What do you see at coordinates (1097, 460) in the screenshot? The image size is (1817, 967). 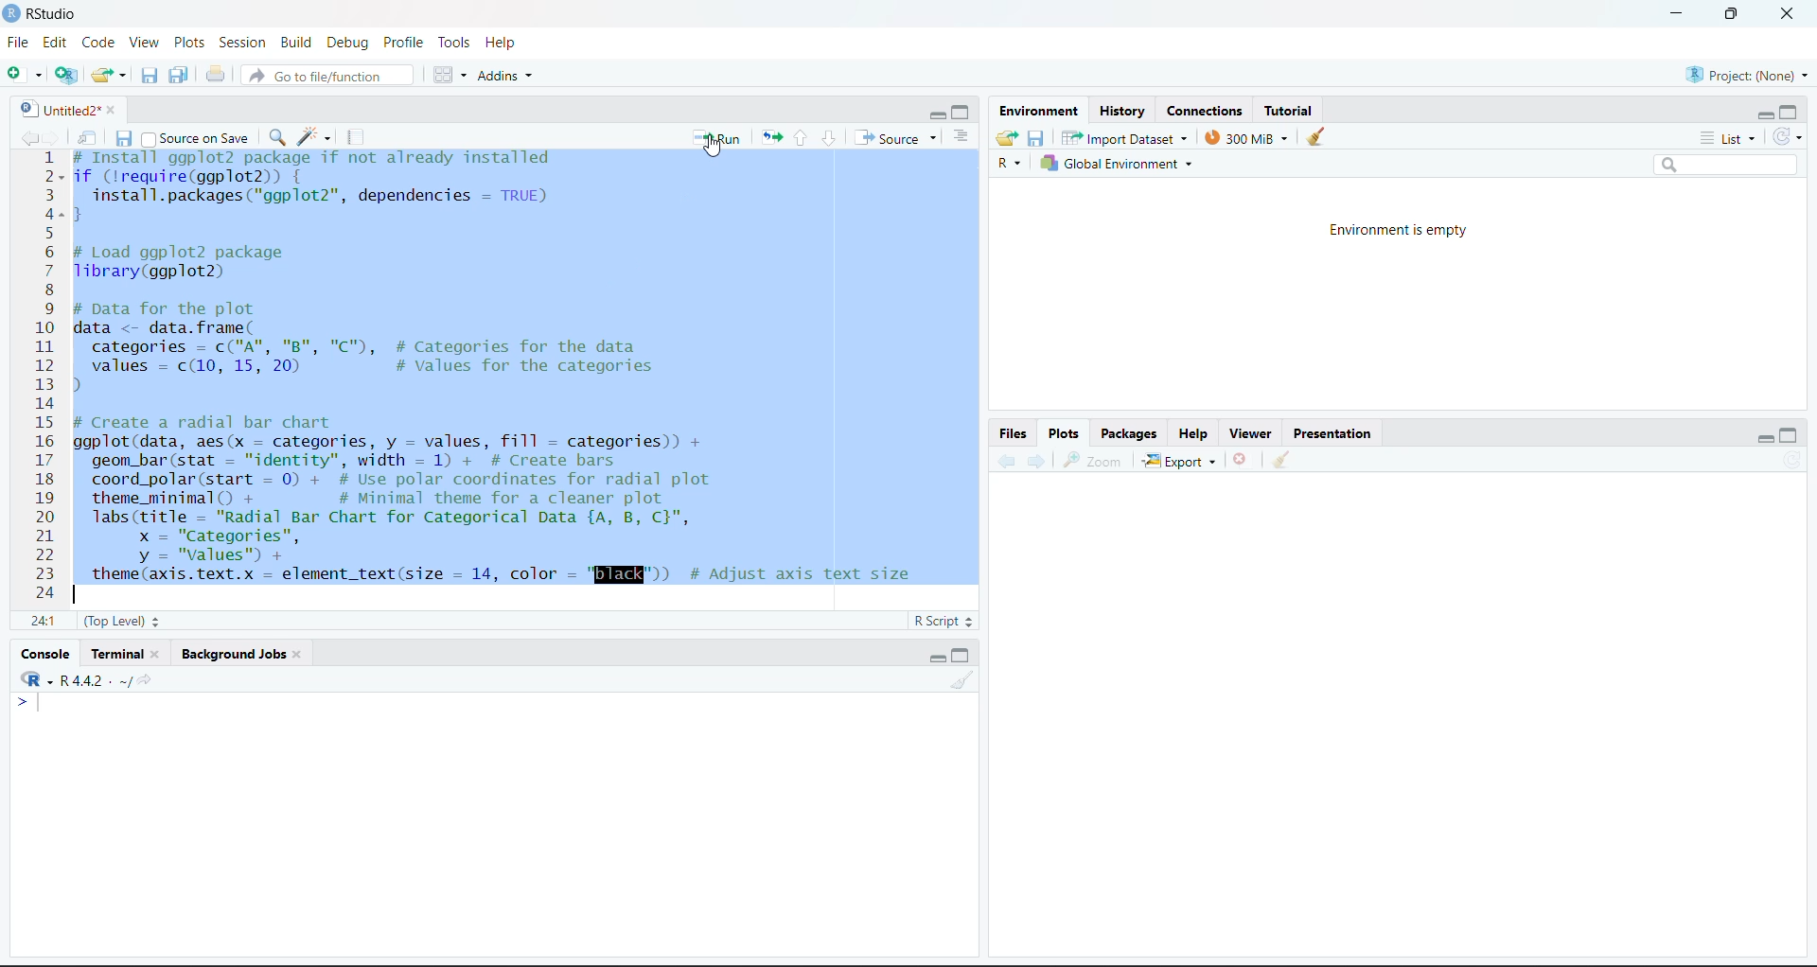 I see `zoom` at bounding box center [1097, 460].